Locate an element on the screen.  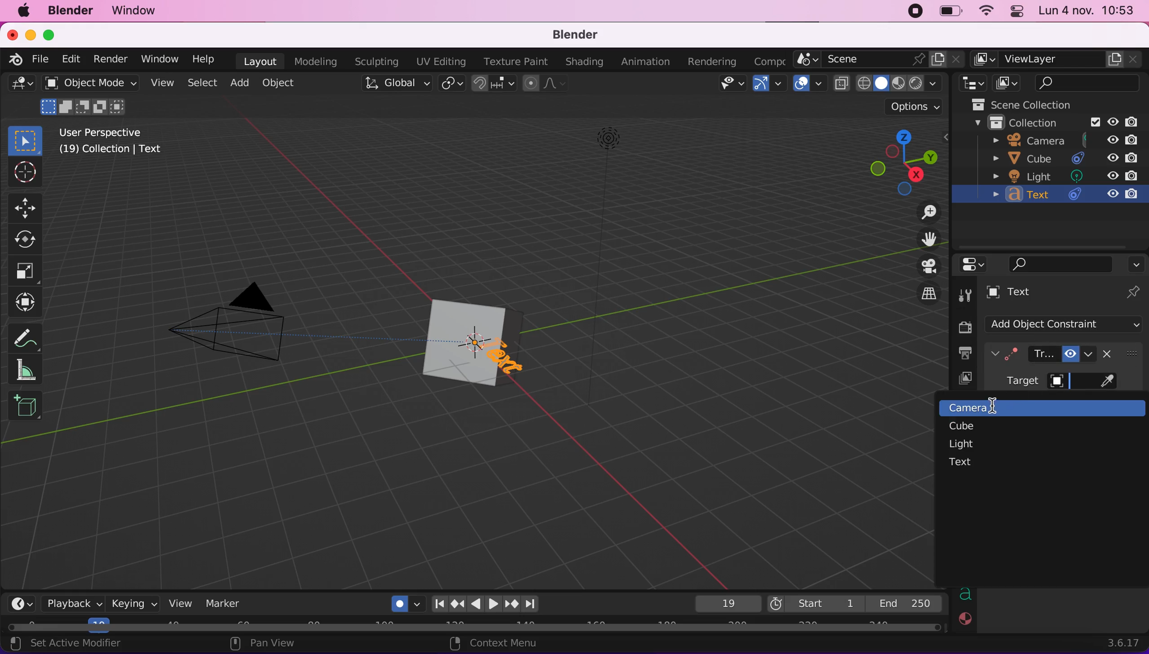
add object constraint is located at coordinates (1068, 325).